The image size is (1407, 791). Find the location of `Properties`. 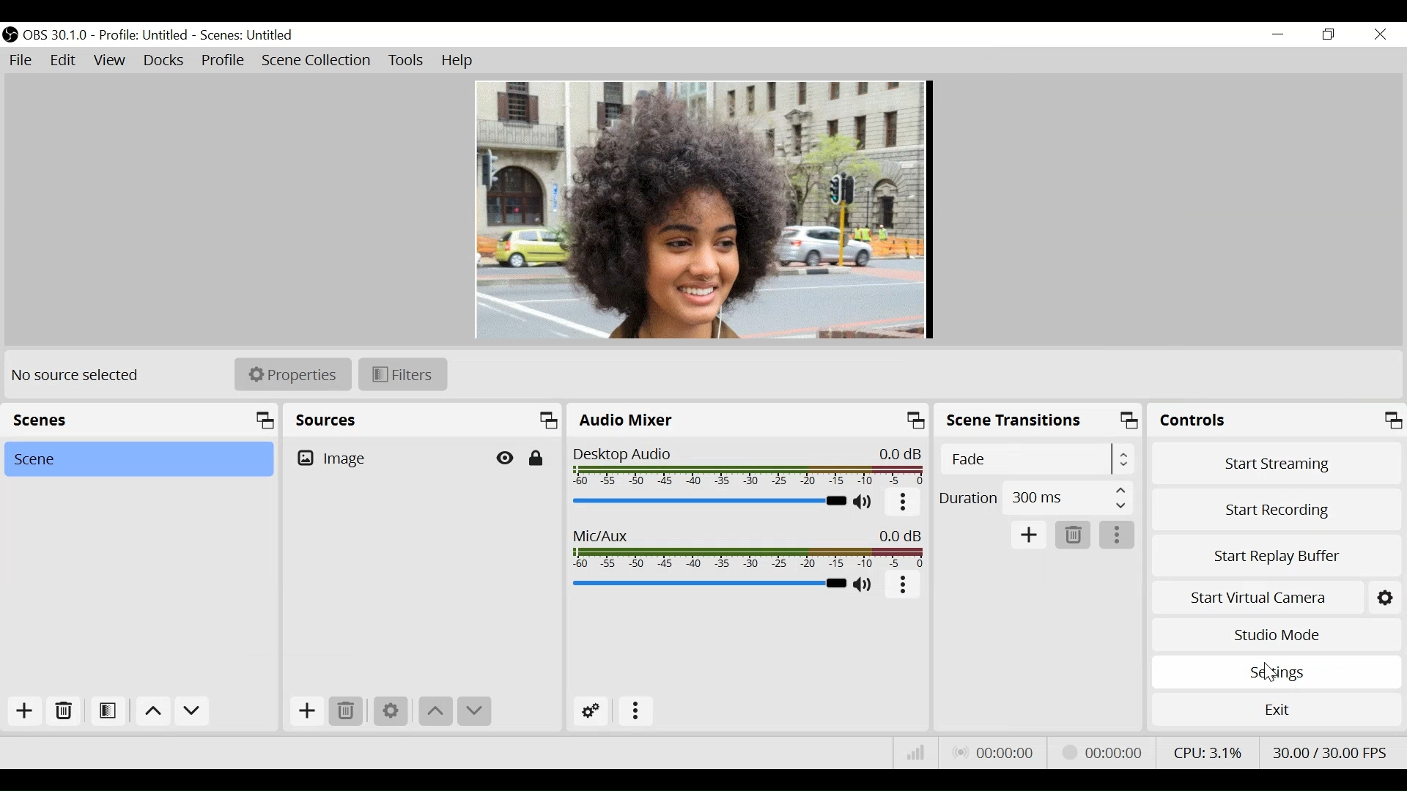

Properties is located at coordinates (294, 375).